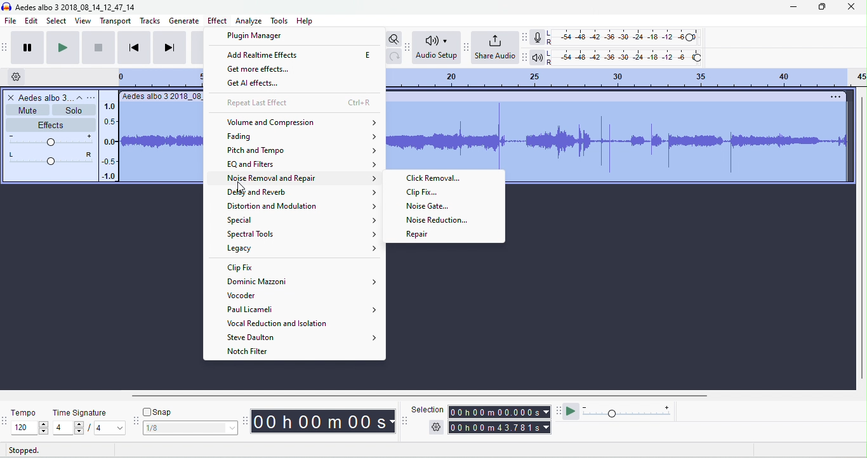  Describe the element at coordinates (254, 352) in the screenshot. I see `notch filter` at that location.